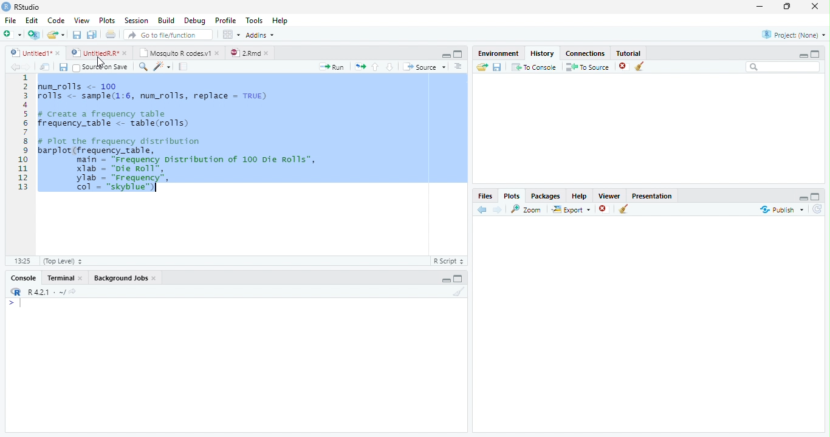 This screenshot has height=437, width=830. I want to click on Clear, so click(623, 209).